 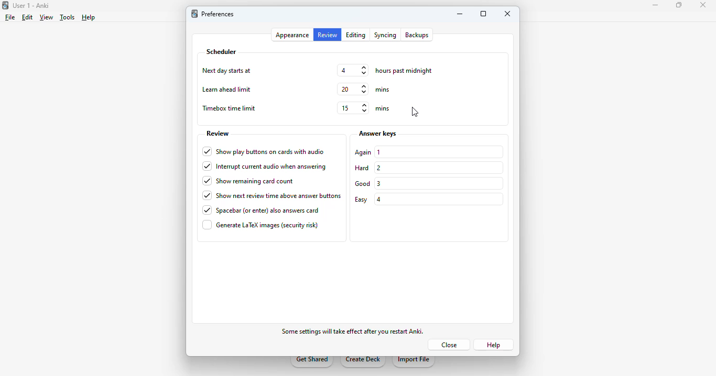 I want to click on review, so click(x=218, y=134).